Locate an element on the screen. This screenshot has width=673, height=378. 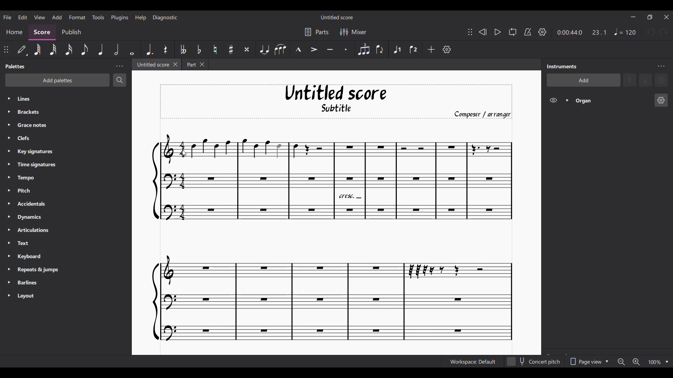
Zoom in is located at coordinates (636, 362).